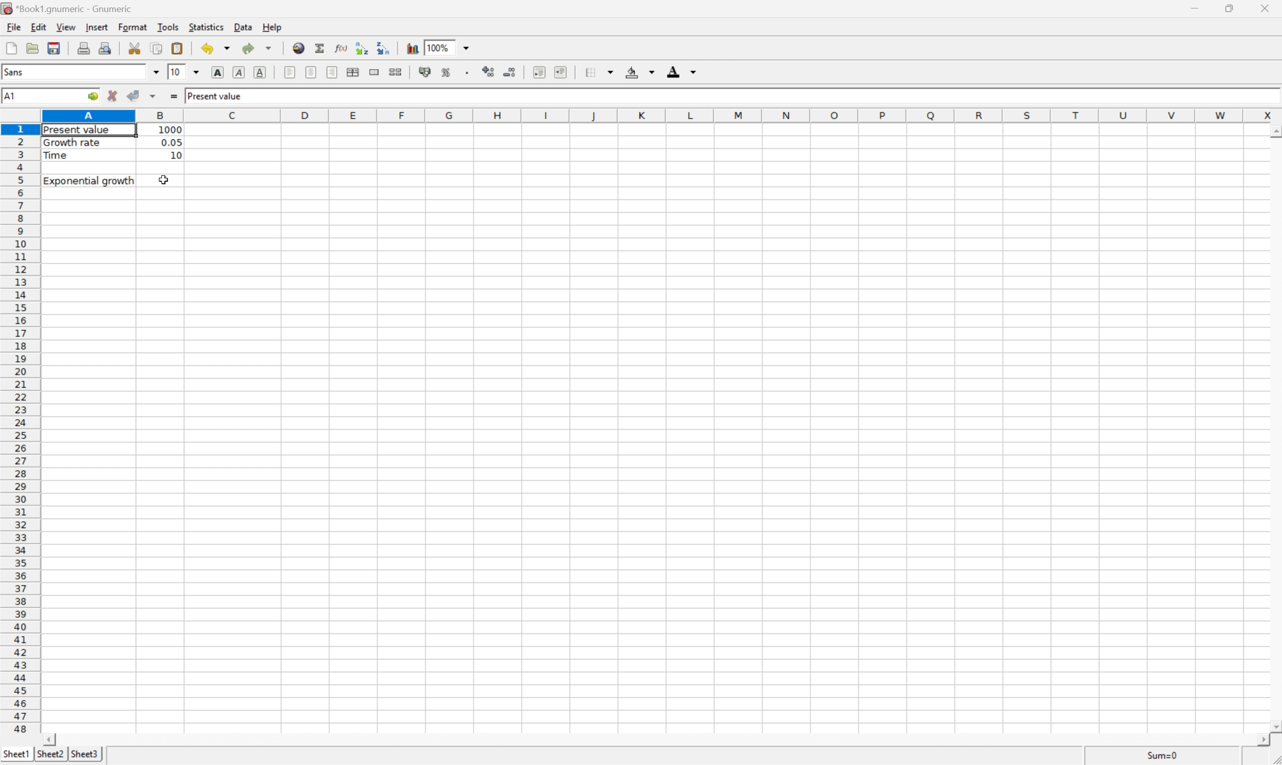  I want to click on Insert hyperlink, so click(299, 48).